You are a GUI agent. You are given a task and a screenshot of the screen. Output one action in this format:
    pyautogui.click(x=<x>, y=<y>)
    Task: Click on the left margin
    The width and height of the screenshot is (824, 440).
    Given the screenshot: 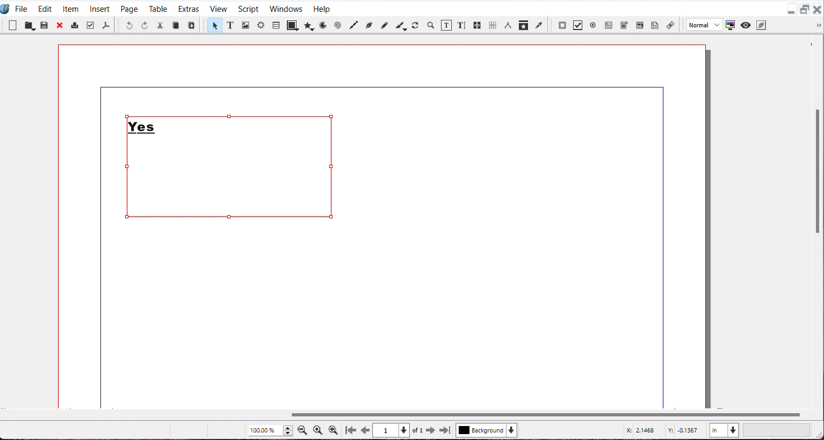 What is the action you would take?
    pyautogui.click(x=99, y=251)
    